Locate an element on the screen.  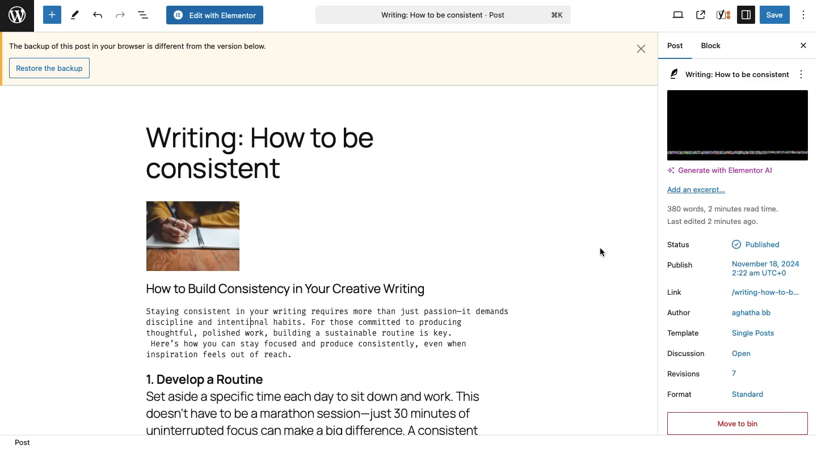
Add new block is located at coordinates (52, 15).